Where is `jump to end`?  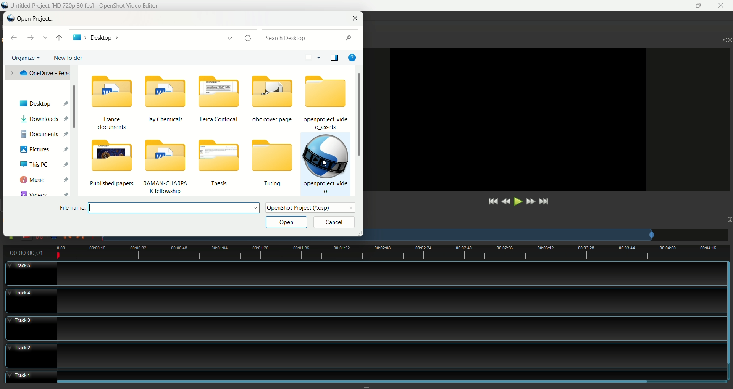 jump to end is located at coordinates (544, 201).